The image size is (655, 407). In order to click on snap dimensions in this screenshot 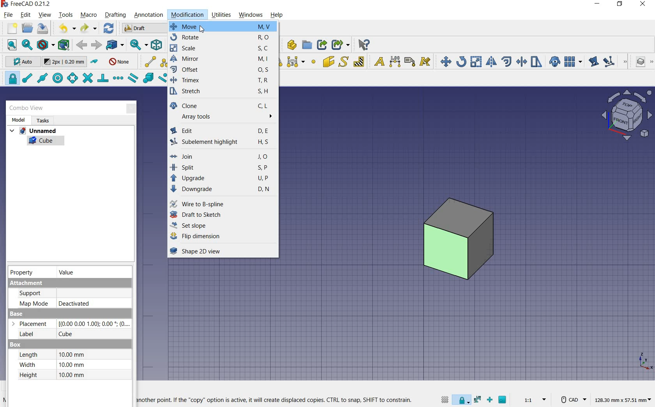, I will do `click(478, 399)`.